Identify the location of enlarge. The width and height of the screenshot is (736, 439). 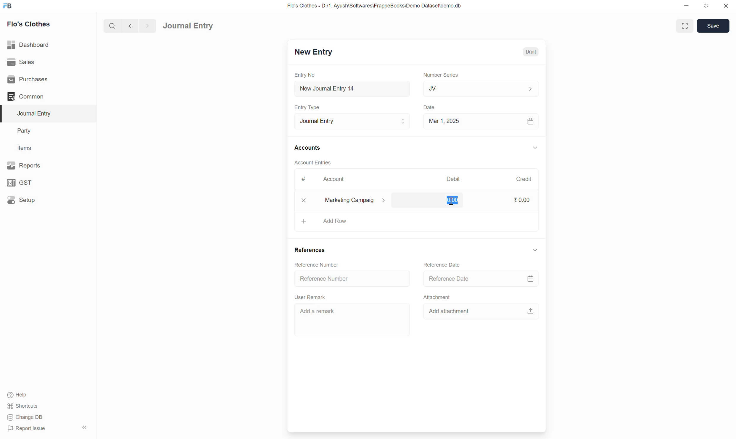
(686, 25).